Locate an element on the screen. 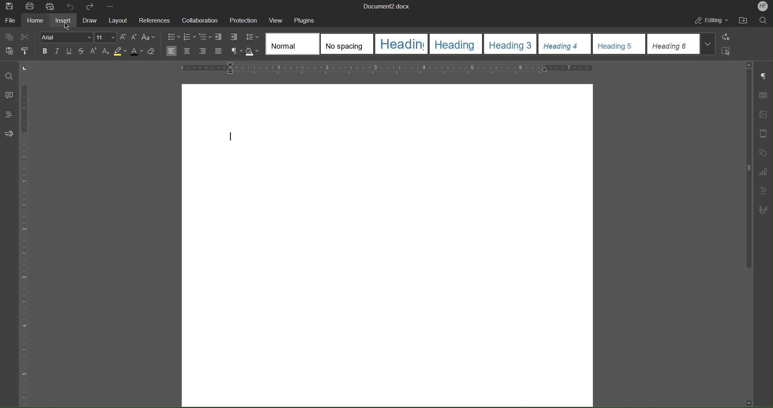 Image resolution: width=773 pixels, height=408 pixels. Table is located at coordinates (763, 96).